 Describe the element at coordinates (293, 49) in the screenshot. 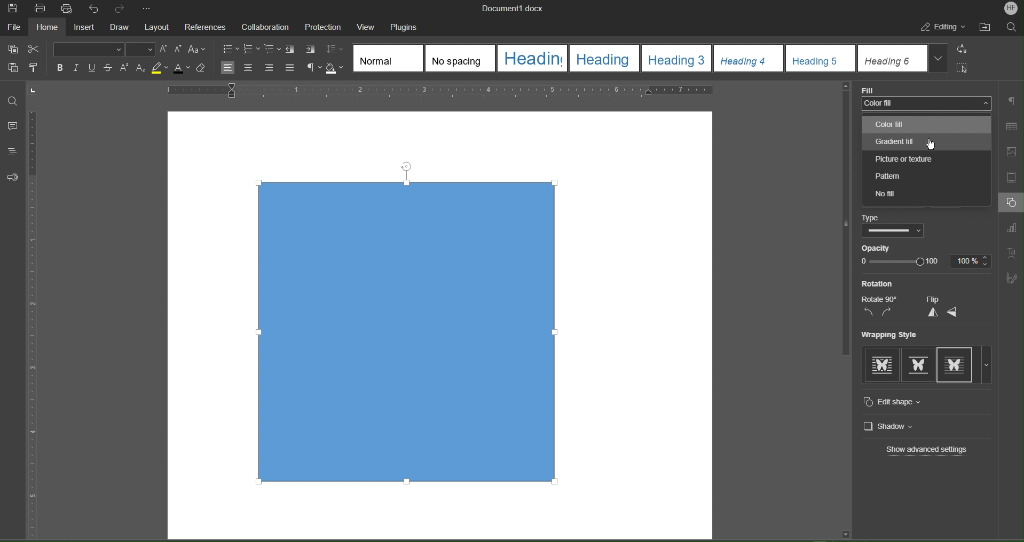

I see `Decrease Indent` at that location.